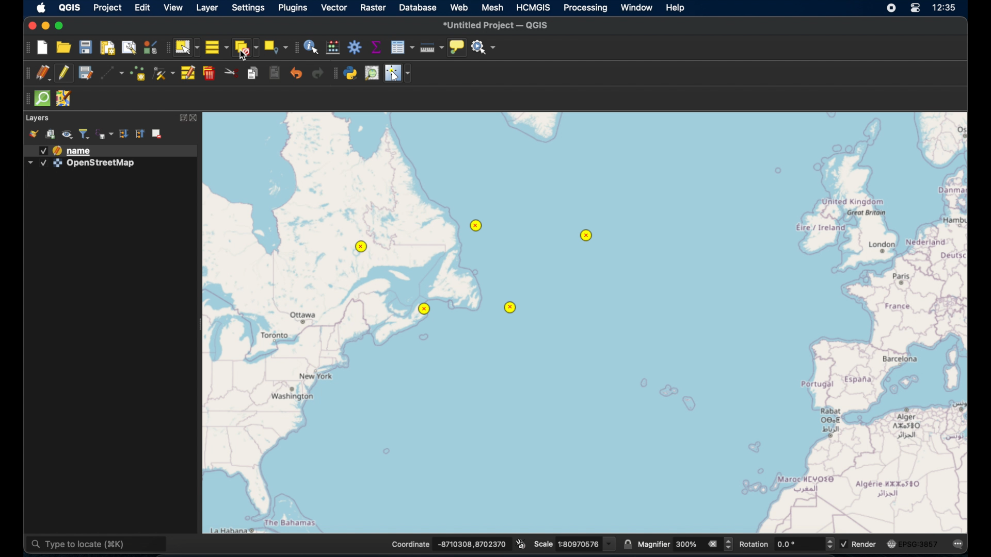 Image resolution: width=991 pixels, height=557 pixels. Describe the element at coordinates (375, 8) in the screenshot. I see `raster` at that location.